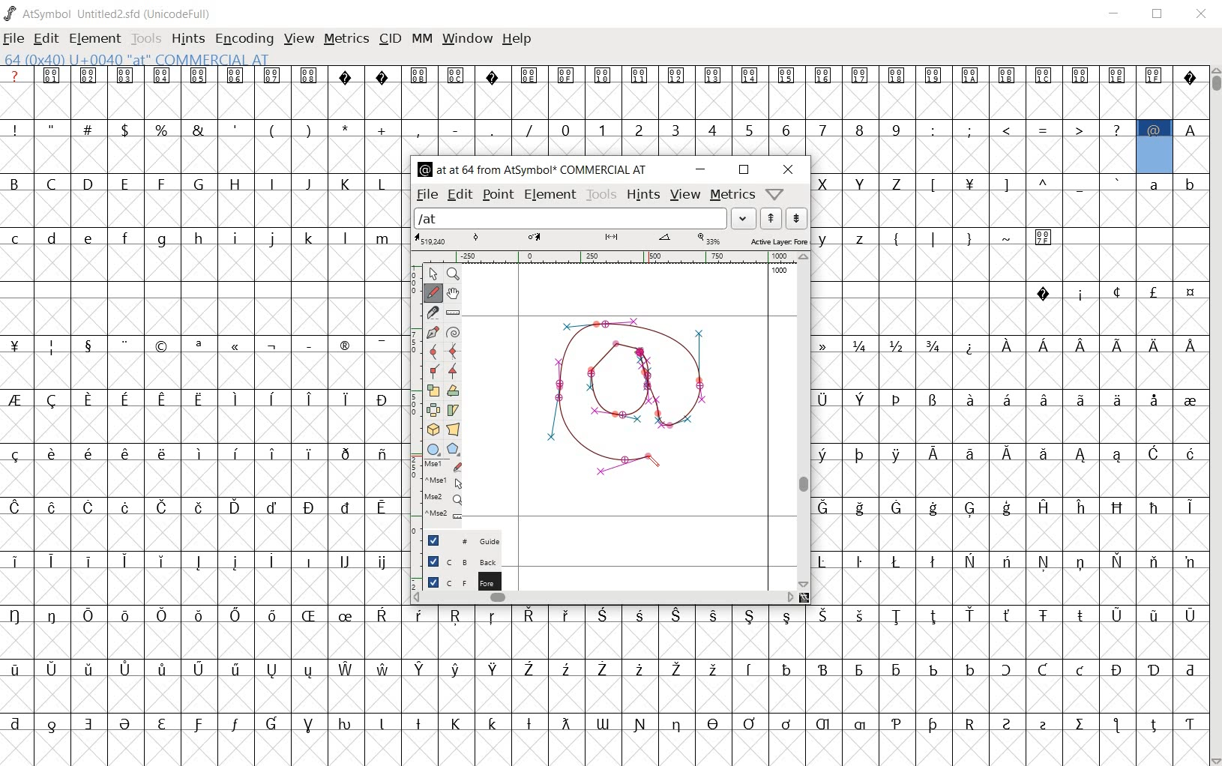 This screenshot has width=1222, height=766. Describe the element at coordinates (201, 414) in the screenshot. I see `glyph` at that location.